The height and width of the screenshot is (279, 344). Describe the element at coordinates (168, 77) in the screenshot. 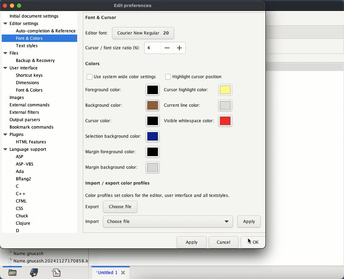

I see `checkbox` at that location.